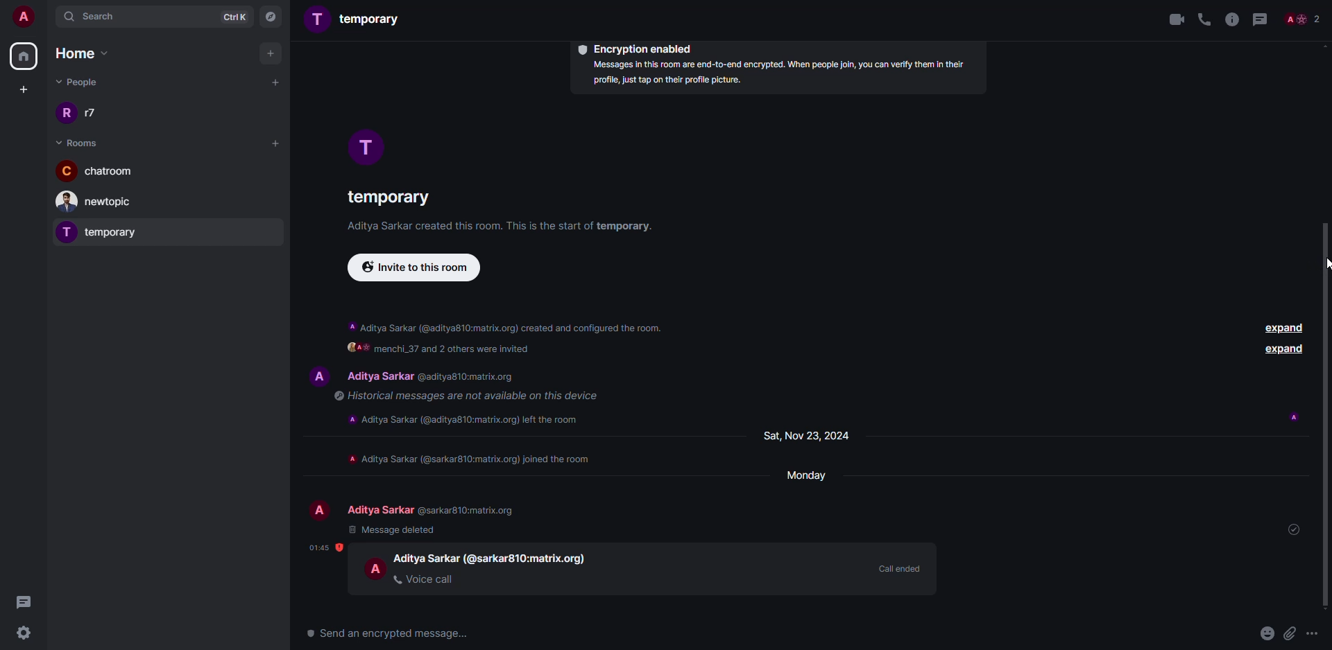 The height and width of the screenshot is (650, 1332). Describe the element at coordinates (794, 75) in the screenshot. I see `Messages in this room are end-to-end encrypted. When people join, you can verify them in their
profile, just tap on their profile picture.` at that location.